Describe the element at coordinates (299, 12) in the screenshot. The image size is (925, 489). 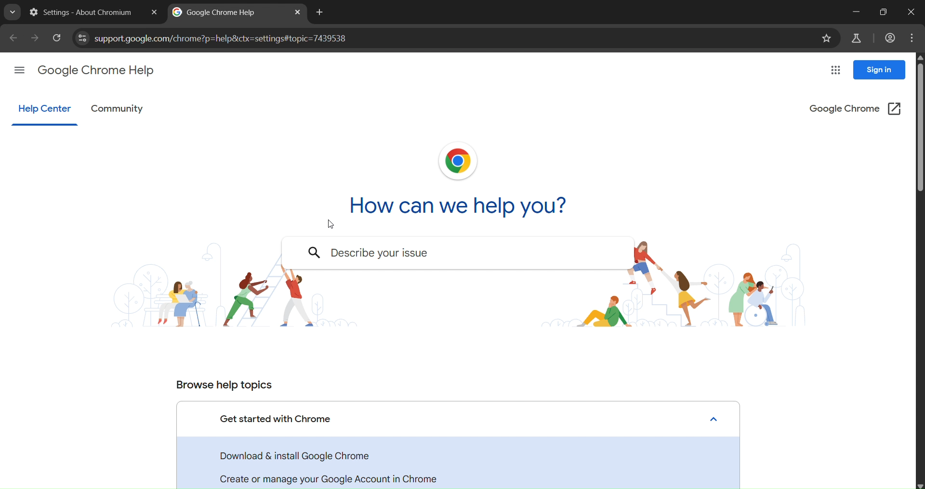
I see `close tab` at that location.